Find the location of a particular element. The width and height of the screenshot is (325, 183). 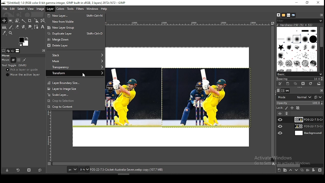

image (duplicate) is located at coordinates (206, 98).